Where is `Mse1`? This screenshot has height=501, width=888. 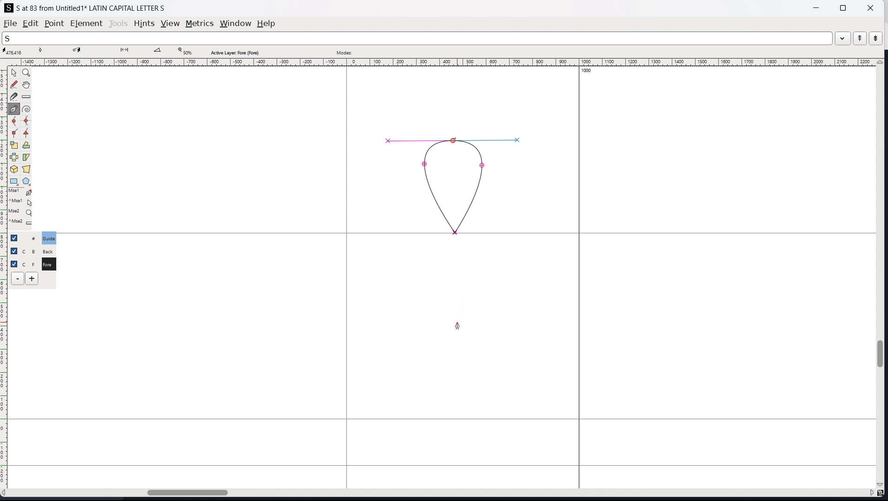 Mse1 is located at coordinates (21, 192).